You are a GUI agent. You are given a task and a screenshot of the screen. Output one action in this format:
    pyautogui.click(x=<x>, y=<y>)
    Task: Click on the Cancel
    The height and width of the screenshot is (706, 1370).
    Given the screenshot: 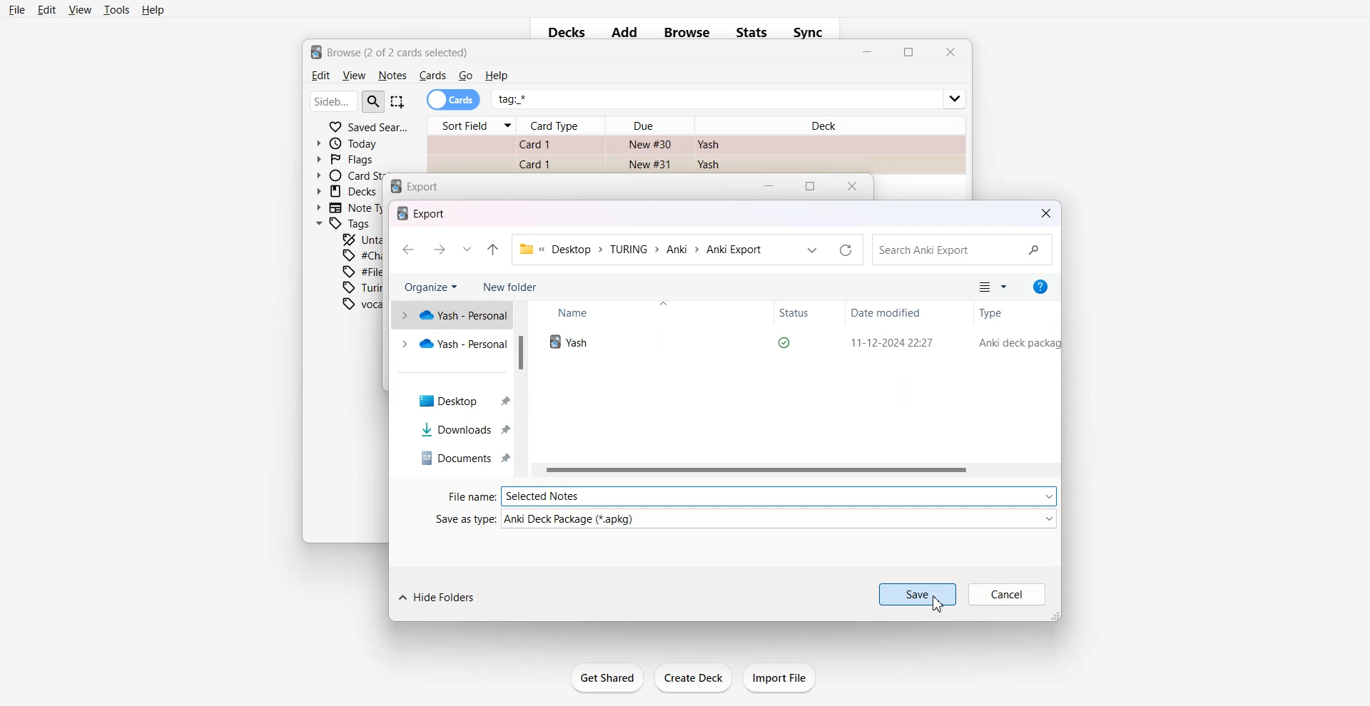 What is the action you would take?
    pyautogui.click(x=1008, y=594)
    